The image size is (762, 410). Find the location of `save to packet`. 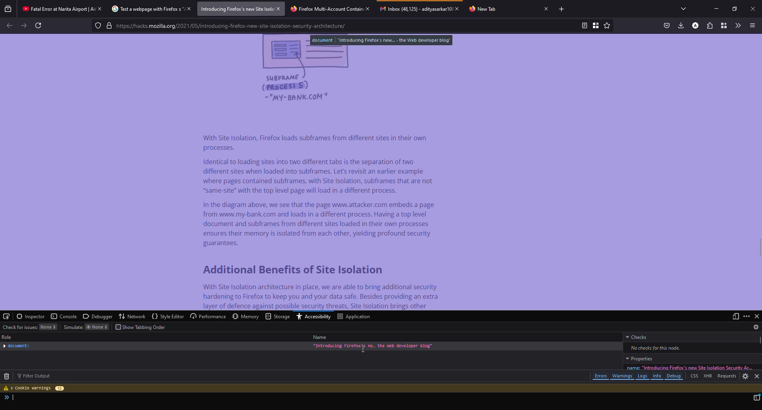

save to packet is located at coordinates (667, 25).